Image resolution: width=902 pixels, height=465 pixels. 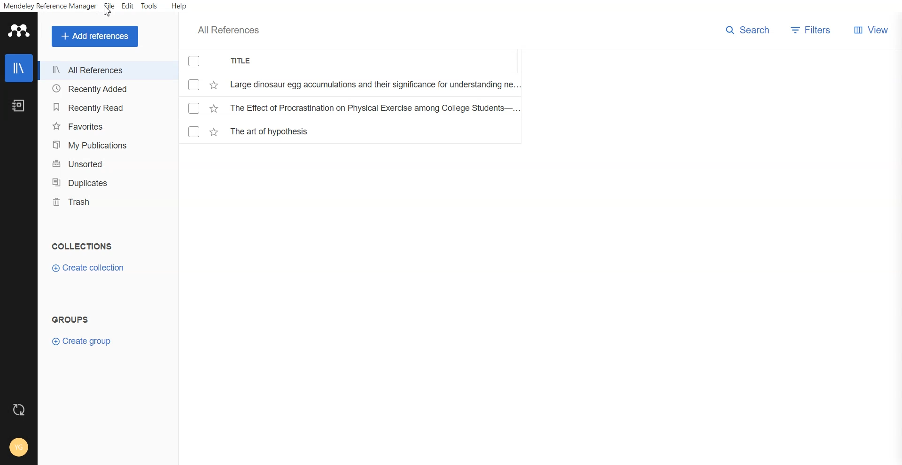 What do you see at coordinates (214, 85) in the screenshot?
I see `Starred` at bounding box center [214, 85].